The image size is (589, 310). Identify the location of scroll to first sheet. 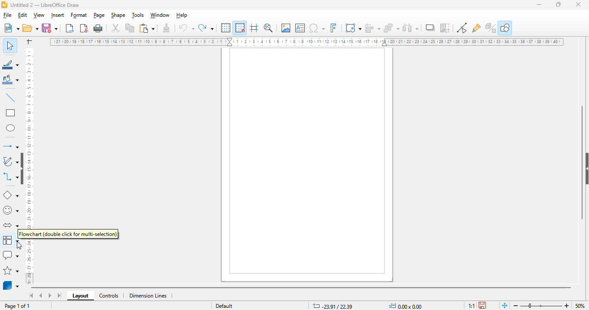
(31, 295).